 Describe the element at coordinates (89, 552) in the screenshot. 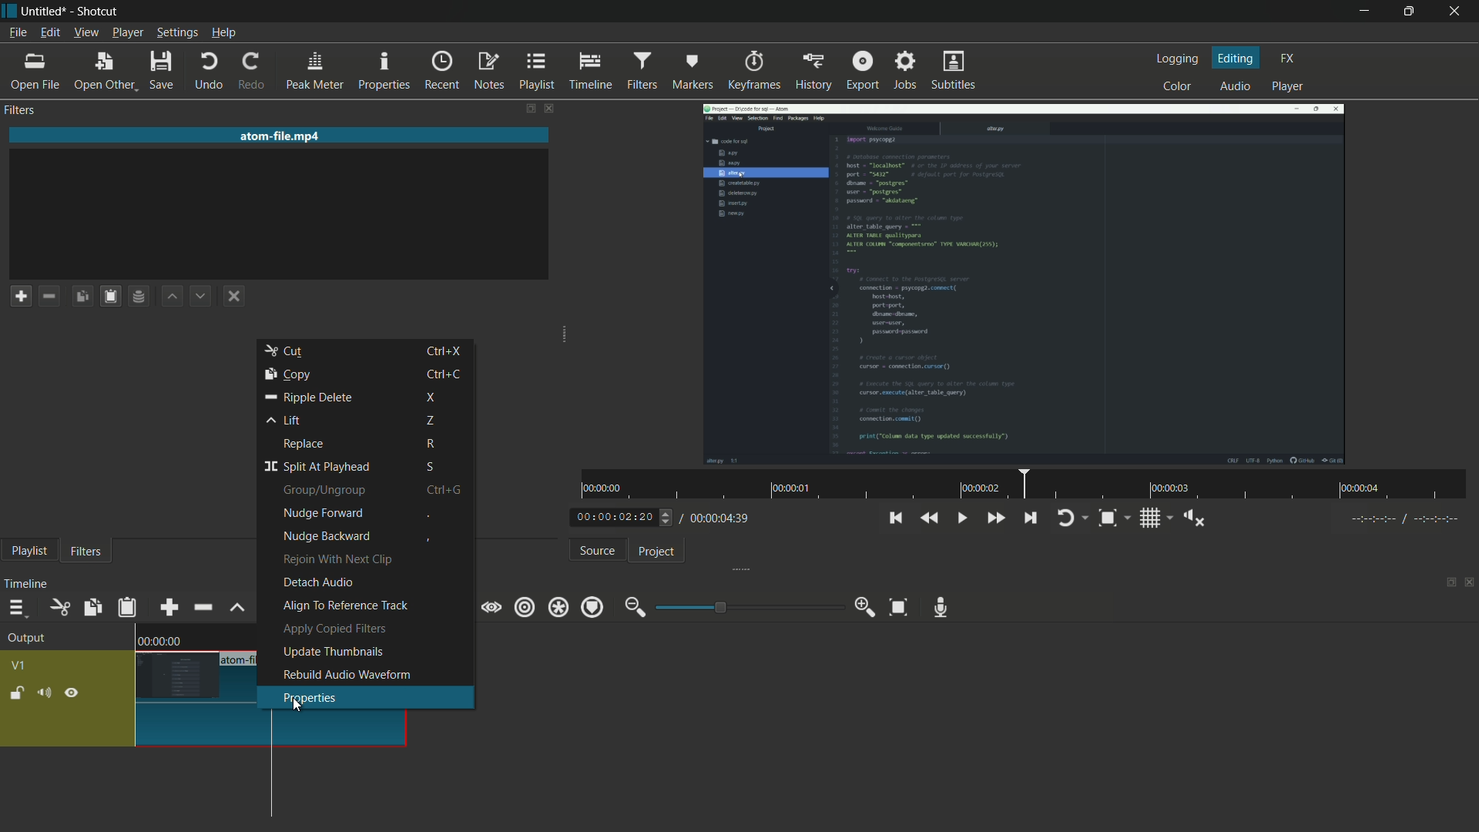

I see `filters` at that location.